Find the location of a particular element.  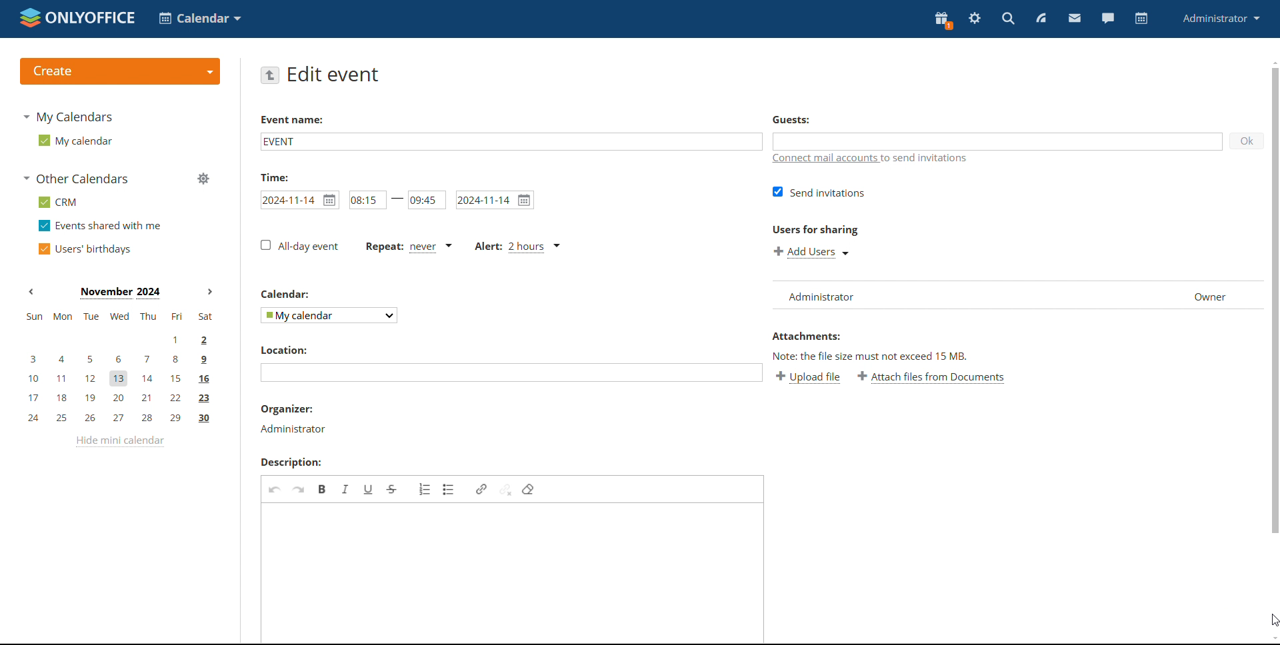

select calendar is located at coordinates (327, 316).